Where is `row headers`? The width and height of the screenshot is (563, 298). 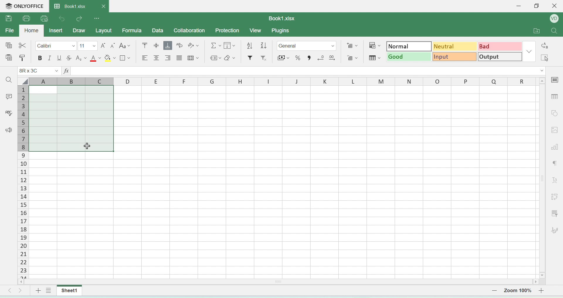
row headers is located at coordinates (283, 81).